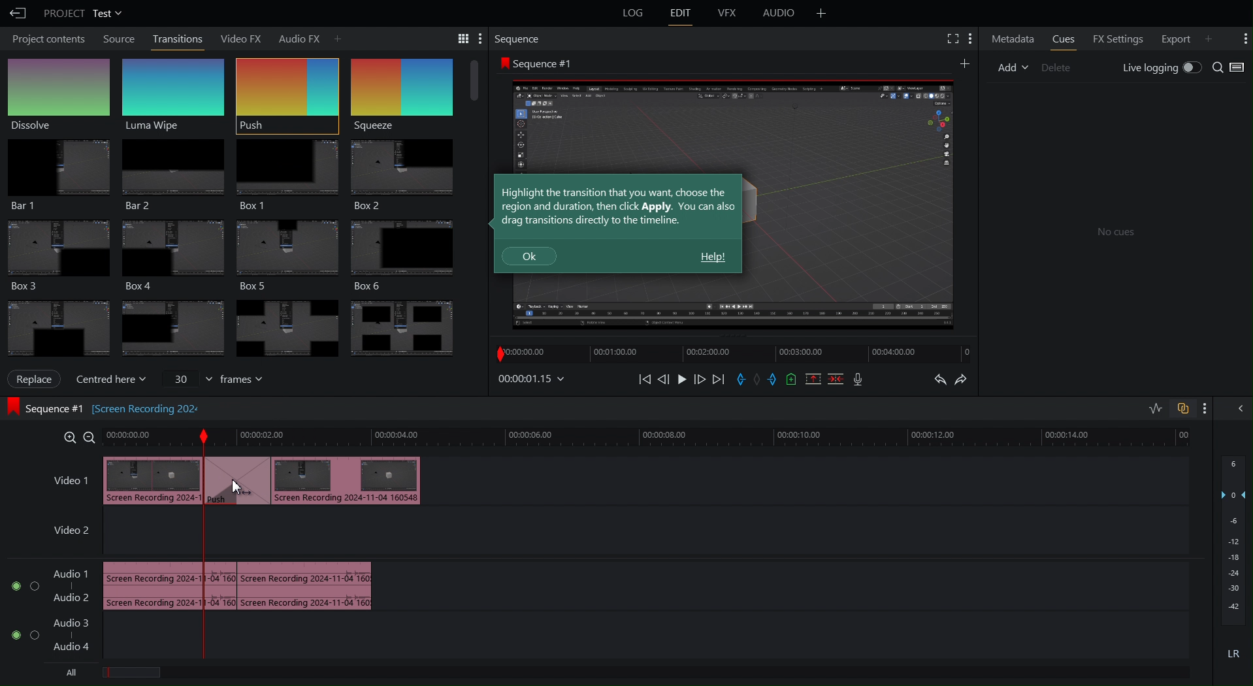  Describe the element at coordinates (146, 408) in the screenshot. I see `[Screen recording 202]` at that location.